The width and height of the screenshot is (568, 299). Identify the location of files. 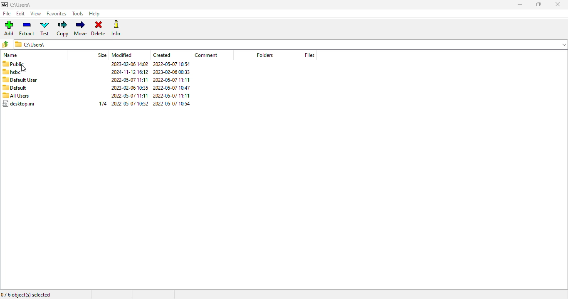
(309, 55).